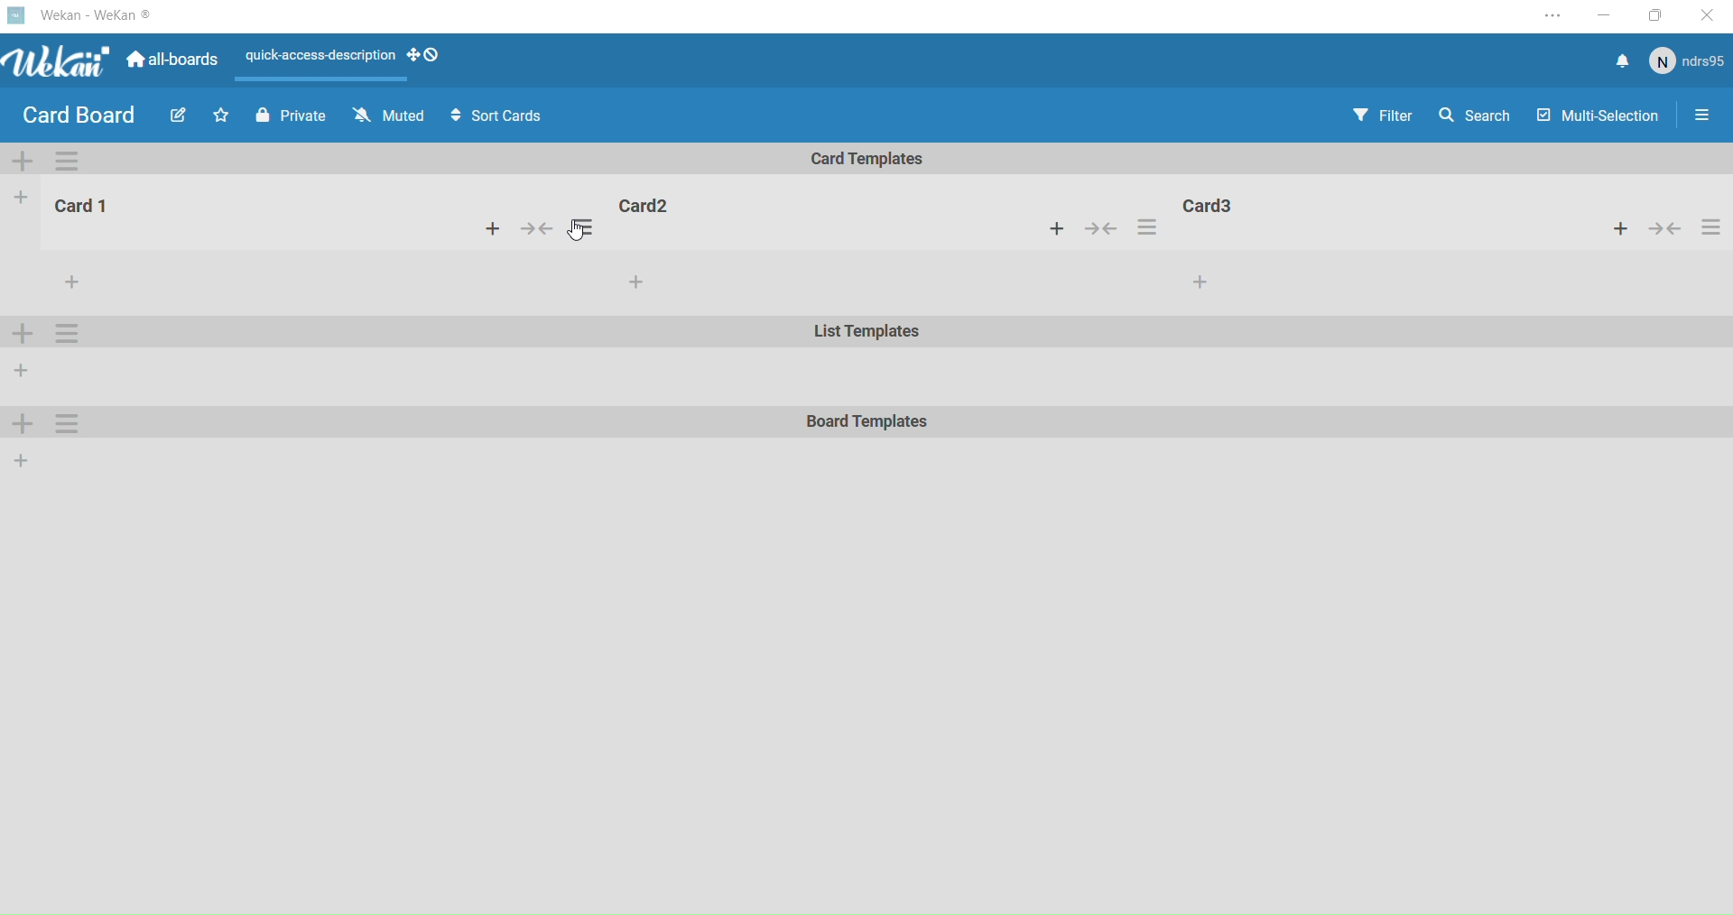 This screenshot has width=1733, height=915. What do you see at coordinates (1703, 120) in the screenshot?
I see `Settings` at bounding box center [1703, 120].